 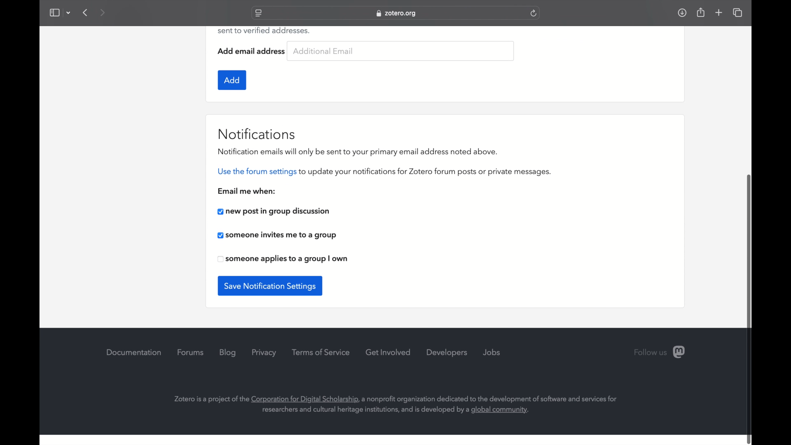 What do you see at coordinates (492, 352) in the screenshot?
I see `jobs` at bounding box center [492, 352].